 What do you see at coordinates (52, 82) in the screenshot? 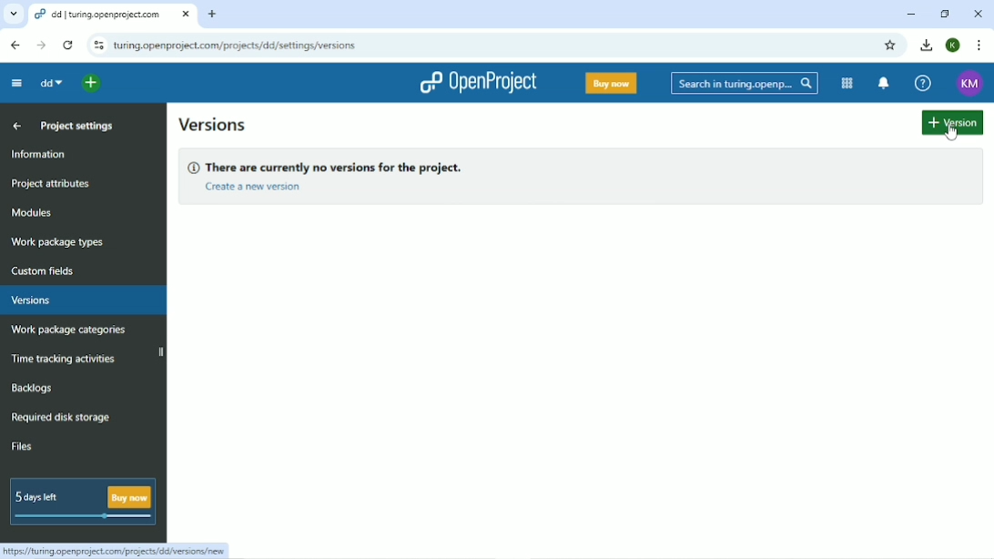
I see `dd` at bounding box center [52, 82].